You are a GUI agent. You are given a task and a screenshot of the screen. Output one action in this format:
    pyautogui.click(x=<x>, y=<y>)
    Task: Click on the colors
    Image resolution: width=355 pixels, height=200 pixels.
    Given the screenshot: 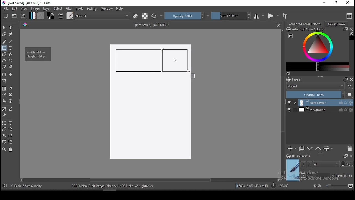 What is the action you would take?
    pyautogui.click(x=51, y=16)
    